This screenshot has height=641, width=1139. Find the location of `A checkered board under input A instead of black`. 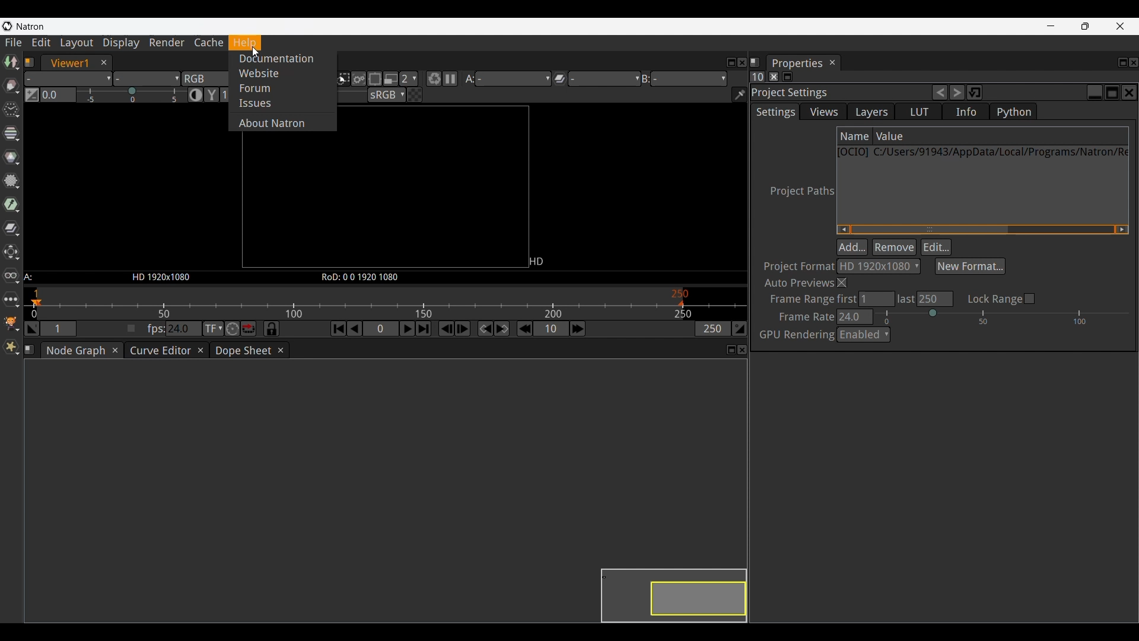

A checkered board under input A instead of black is located at coordinates (413, 95).